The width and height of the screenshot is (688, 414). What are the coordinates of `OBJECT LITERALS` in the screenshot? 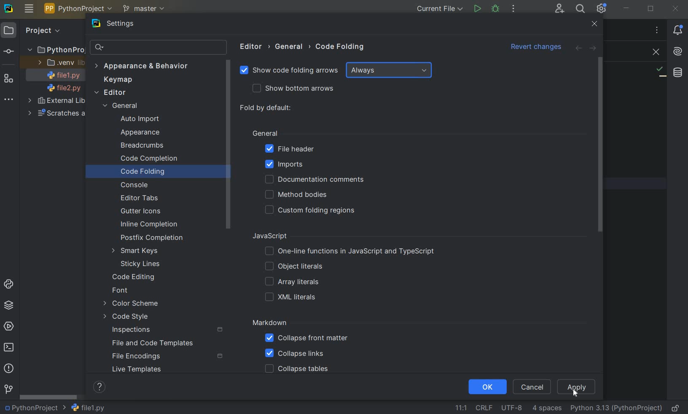 It's located at (292, 267).